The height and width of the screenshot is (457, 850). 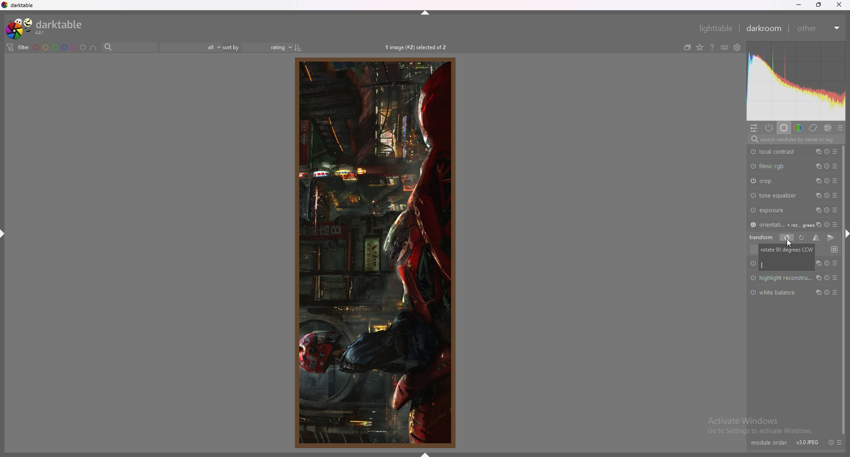 I want to click on presets, so click(x=834, y=223).